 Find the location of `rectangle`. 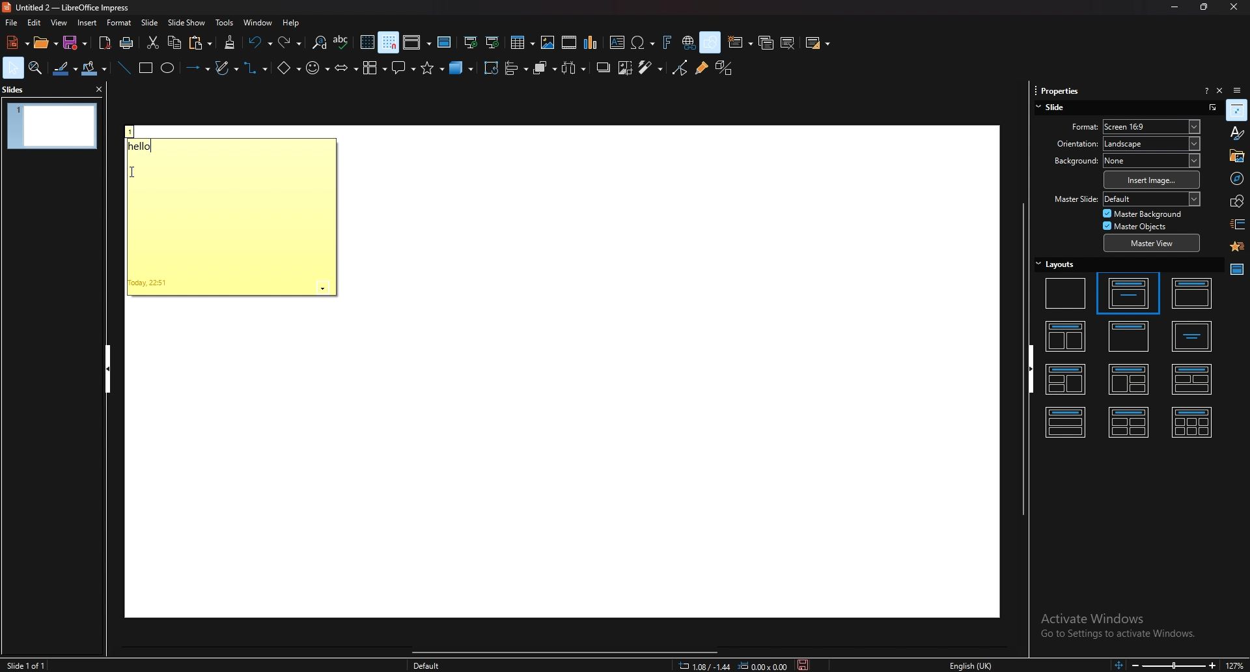

rectangle is located at coordinates (145, 68).